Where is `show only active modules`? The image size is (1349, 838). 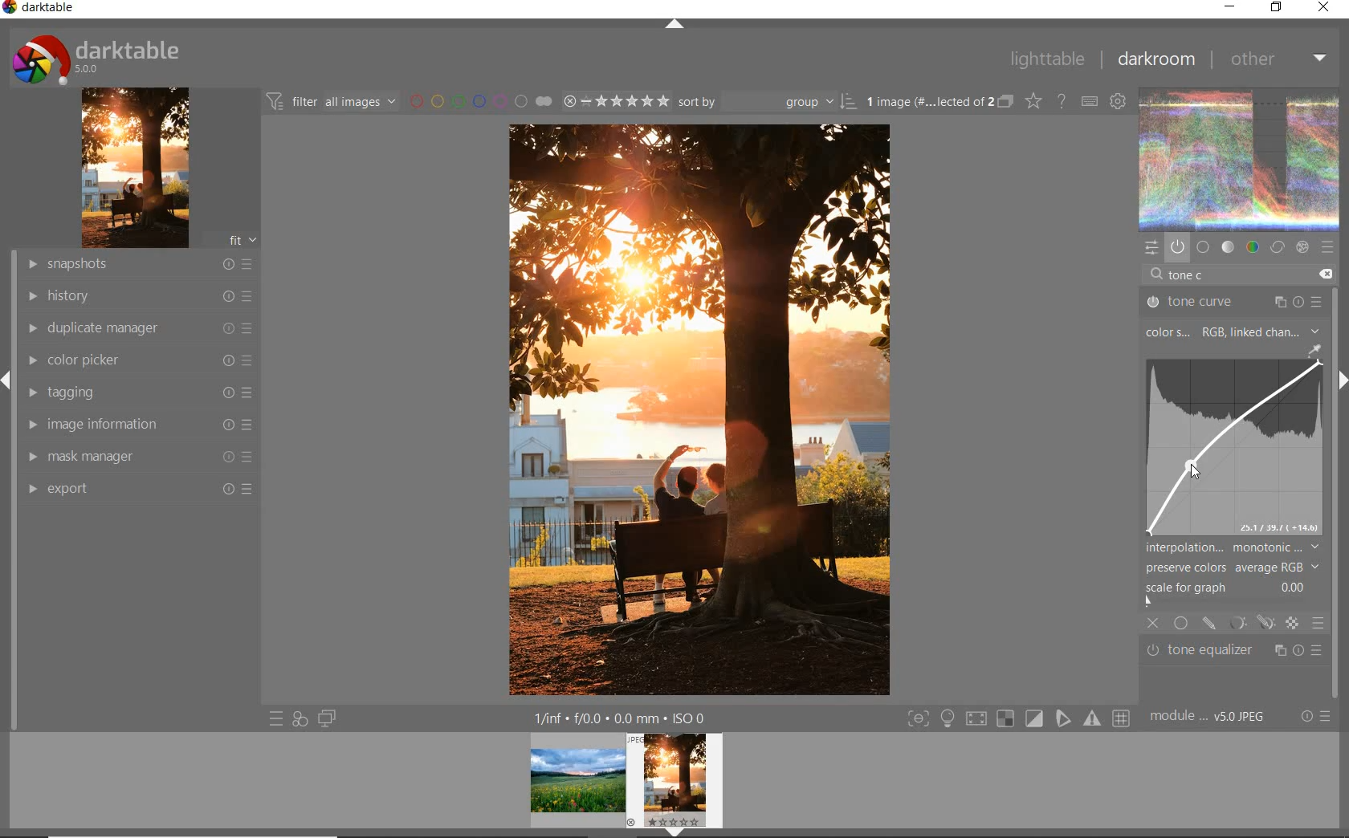
show only active modules is located at coordinates (1178, 246).